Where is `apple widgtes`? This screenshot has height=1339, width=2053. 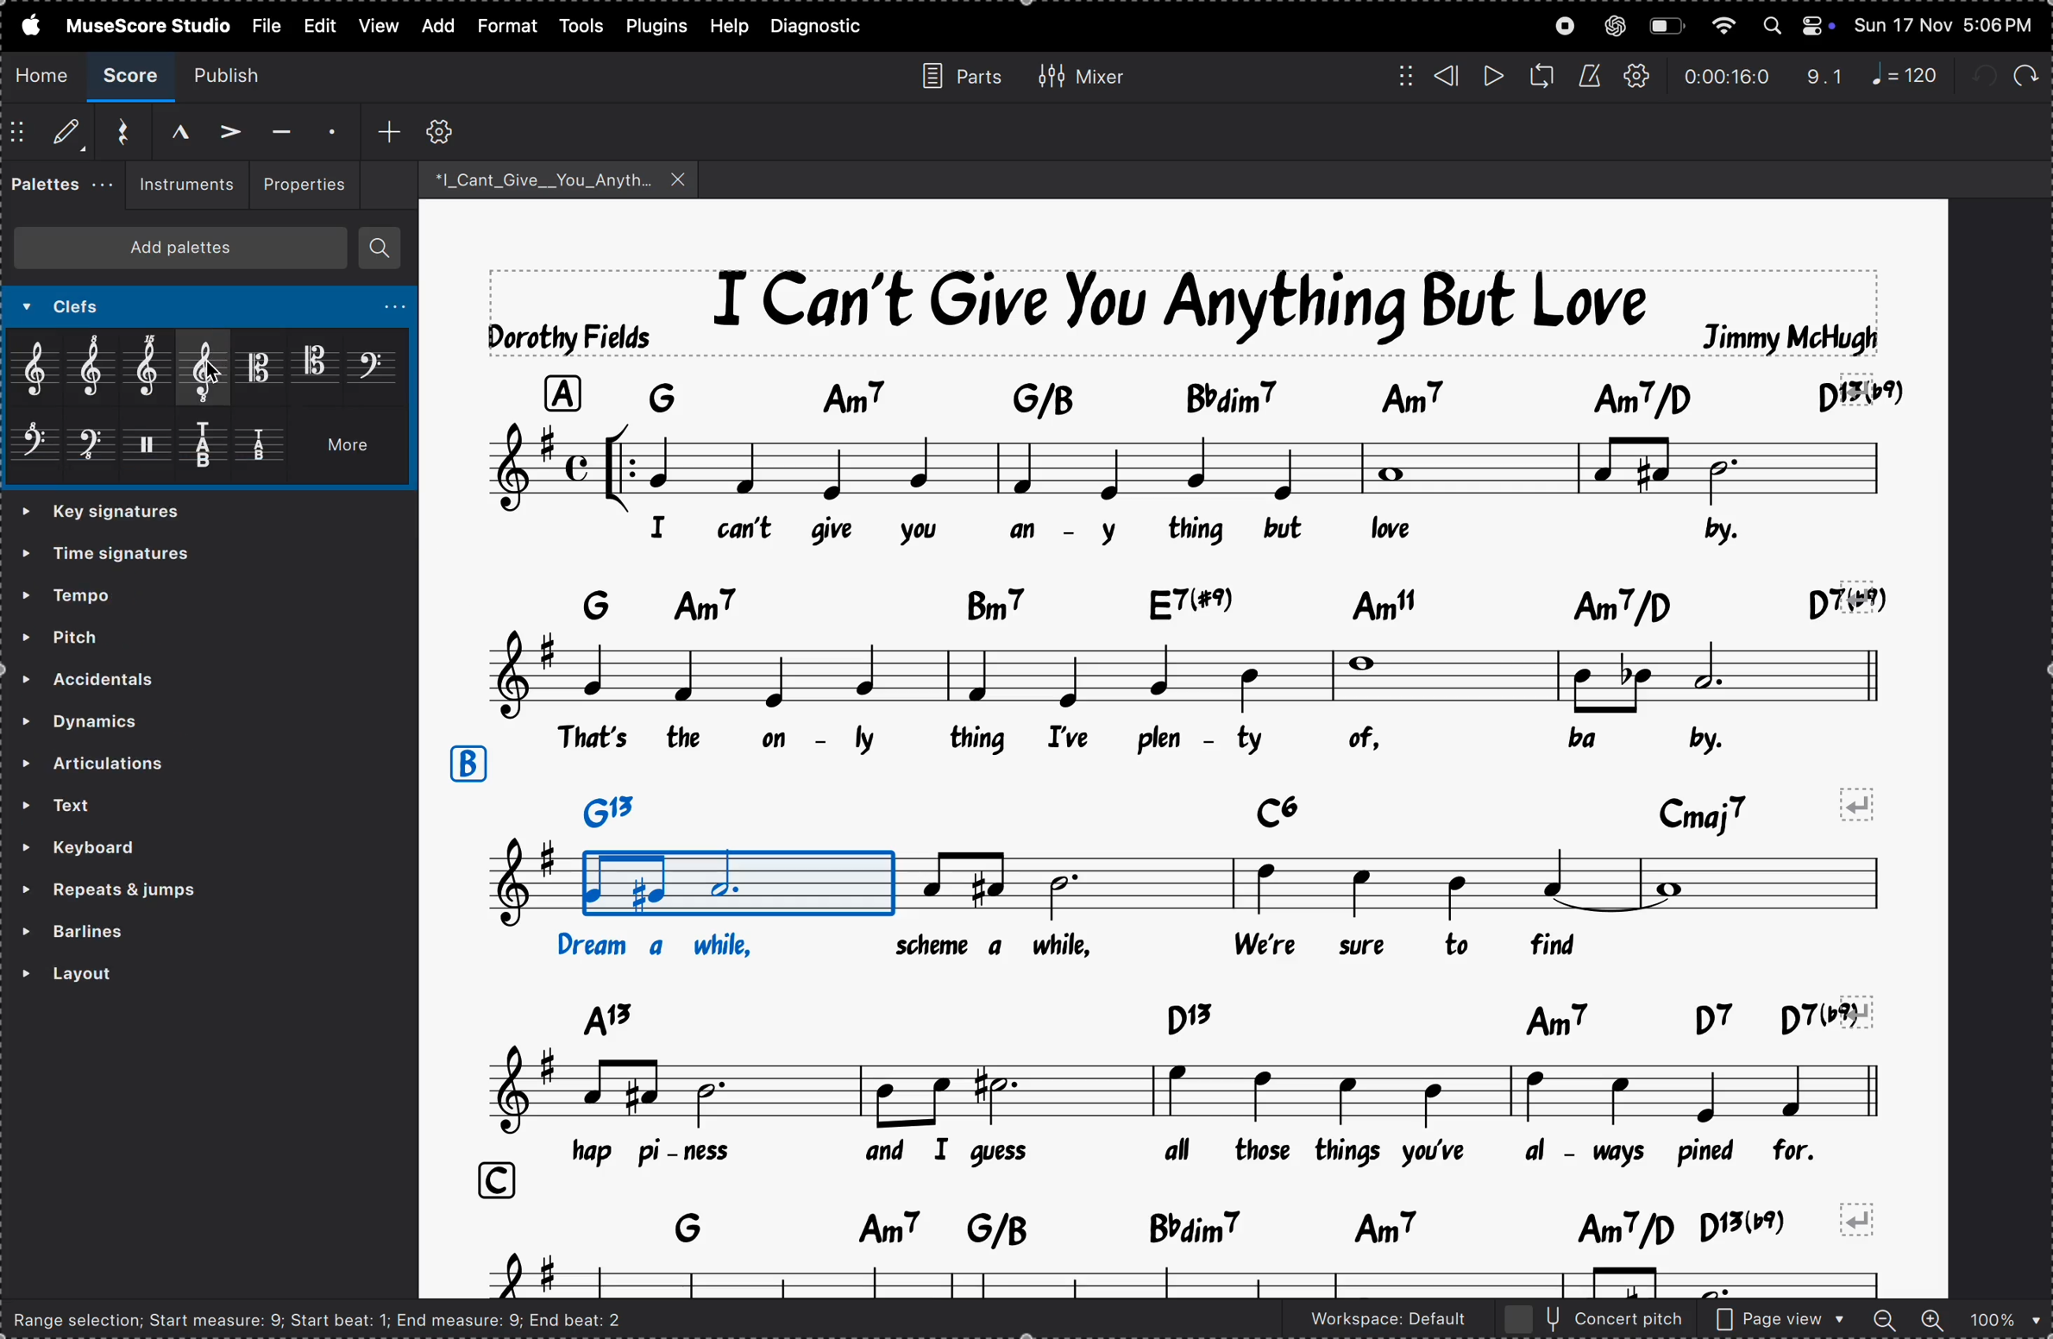
apple widgtes is located at coordinates (1799, 25).